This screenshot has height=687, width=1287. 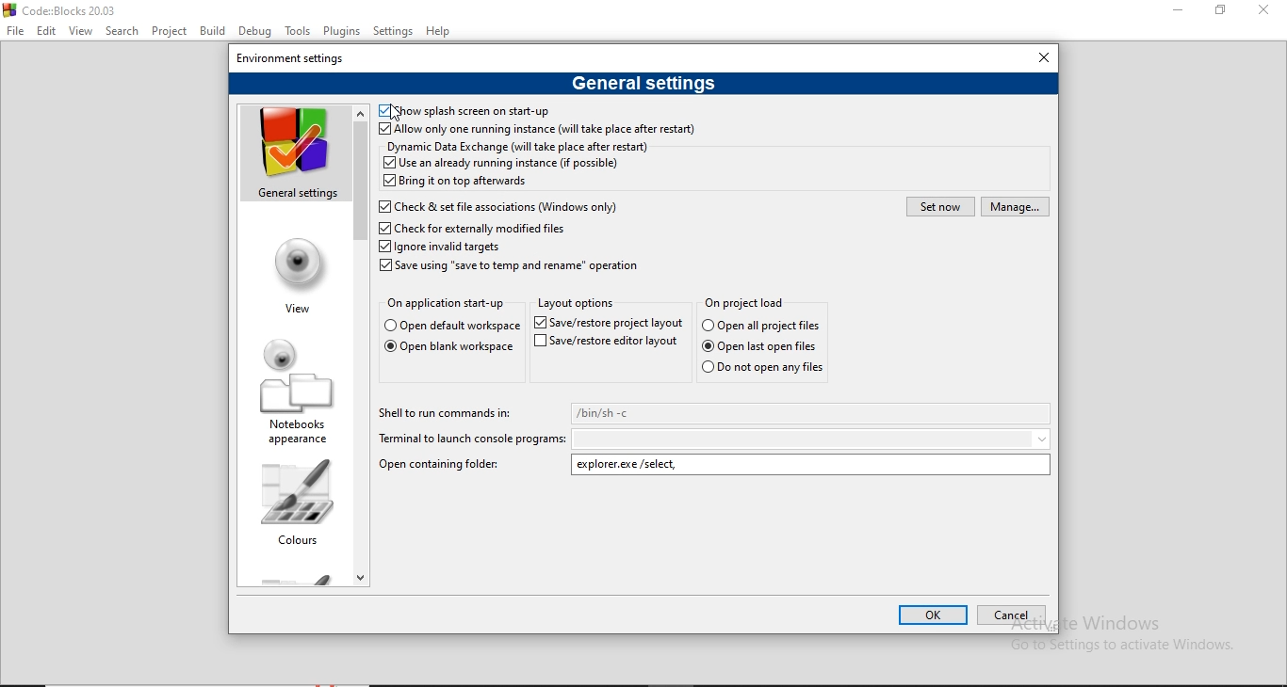 What do you see at coordinates (289, 503) in the screenshot?
I see `column` at bounding box center [289, 503].